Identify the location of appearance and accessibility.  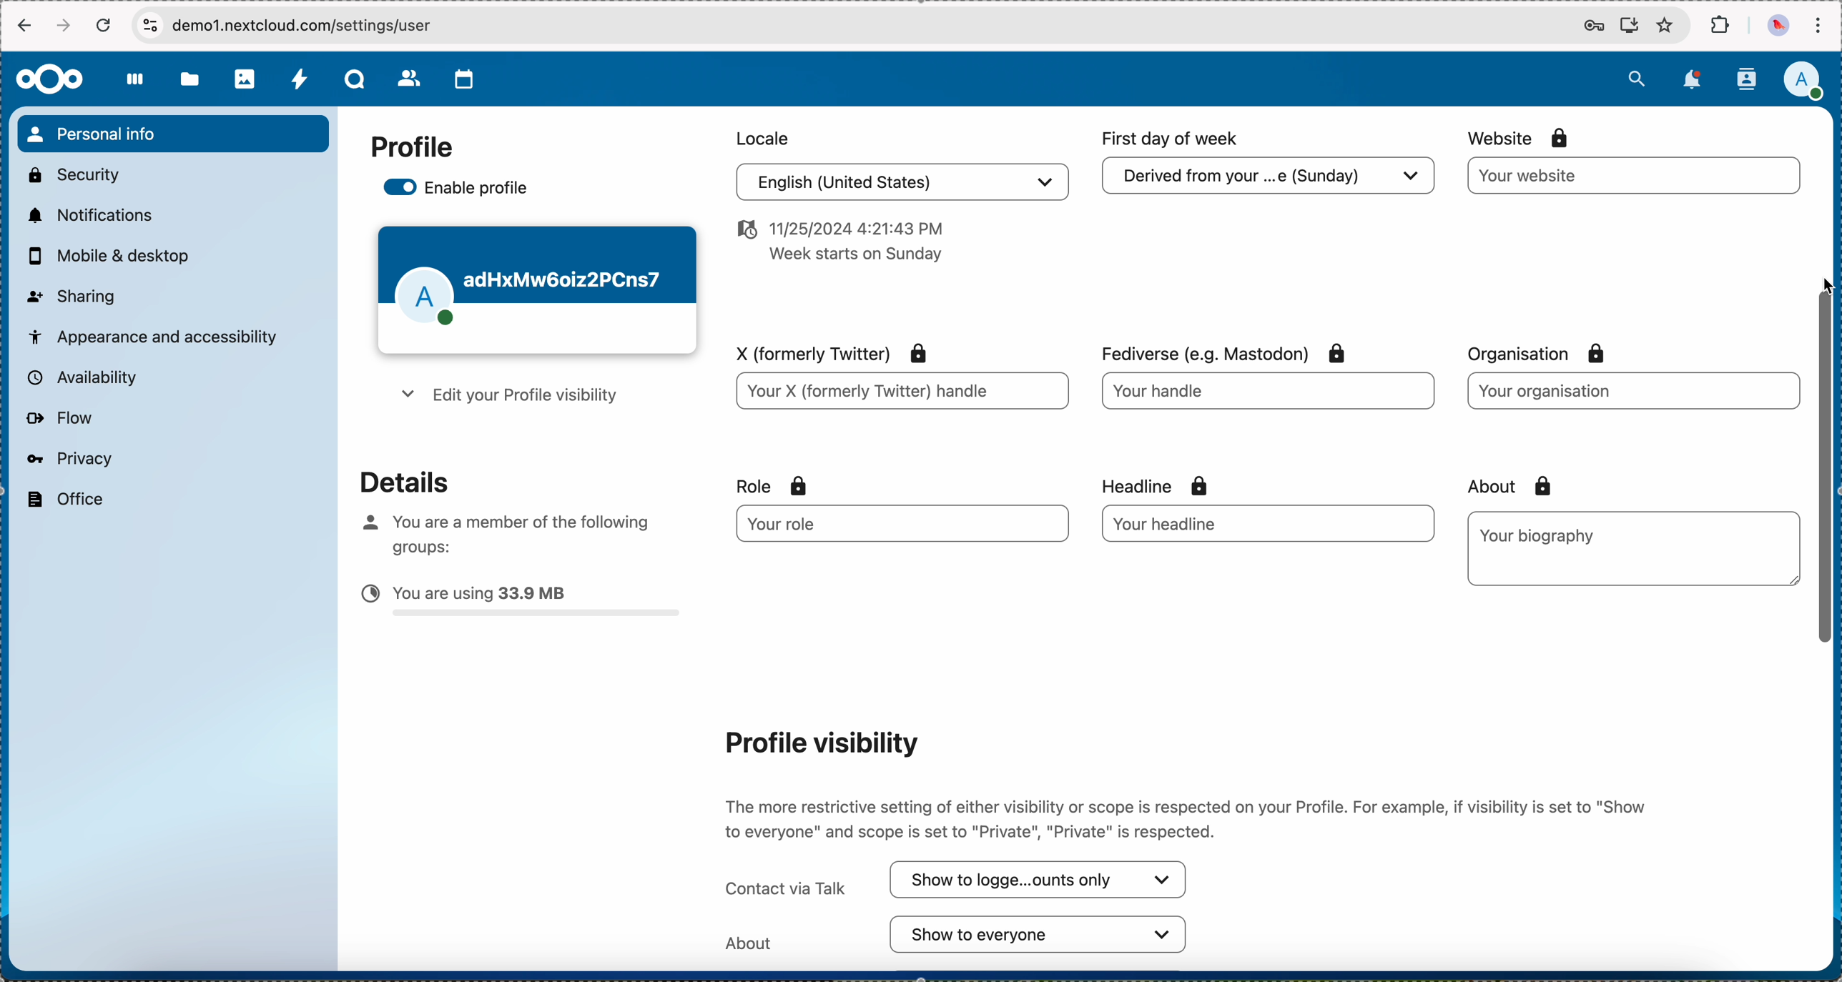
(154, 335).